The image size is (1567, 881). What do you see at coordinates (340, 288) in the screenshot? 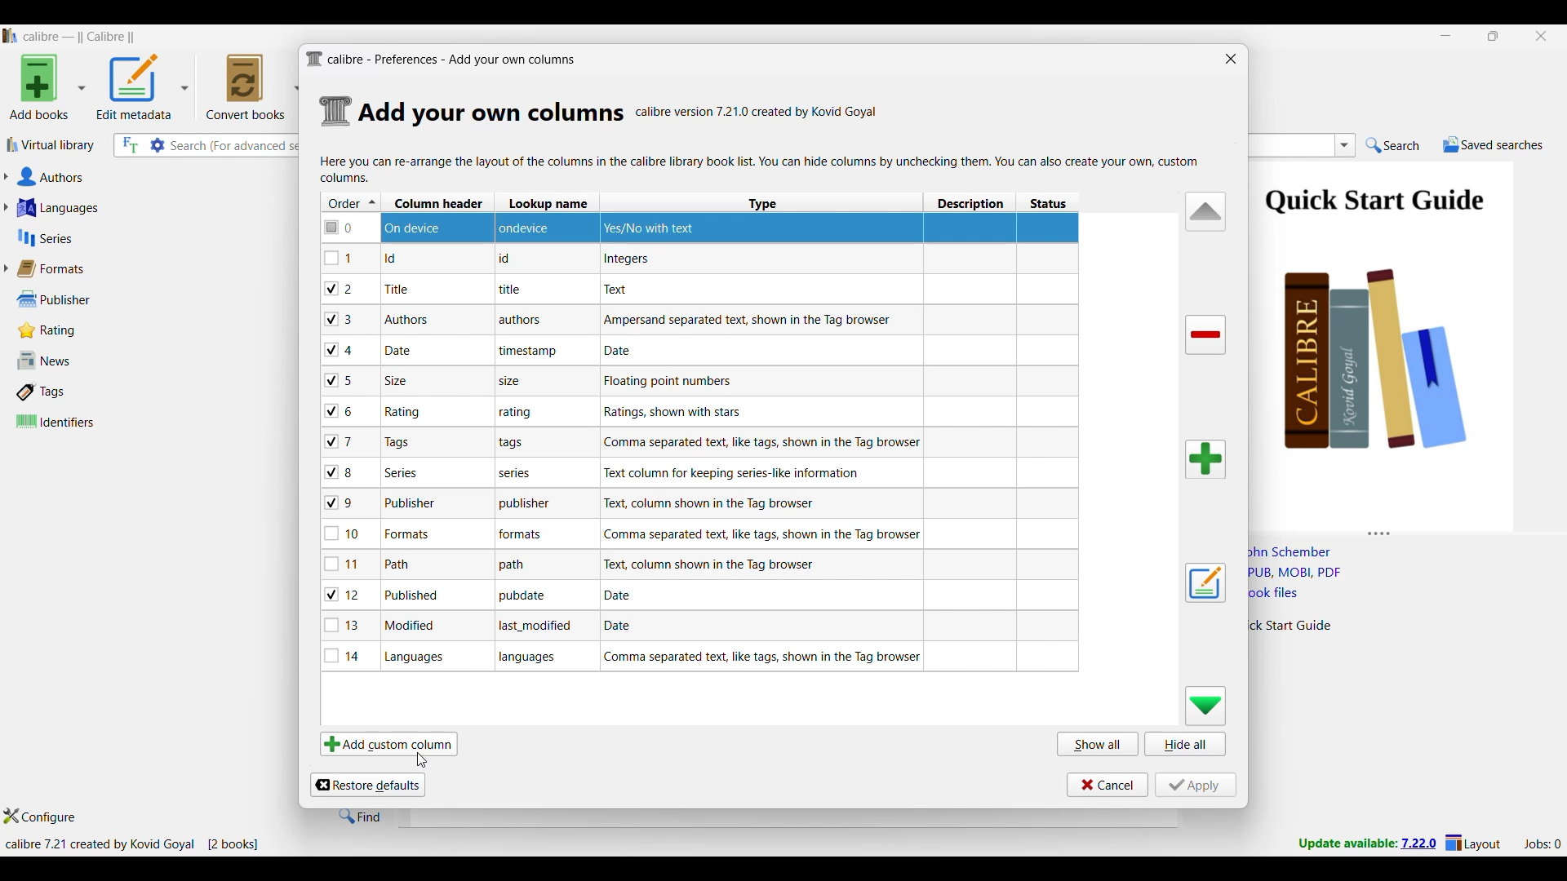
I see `checkbox - 2` at bounding box center [340, 288].